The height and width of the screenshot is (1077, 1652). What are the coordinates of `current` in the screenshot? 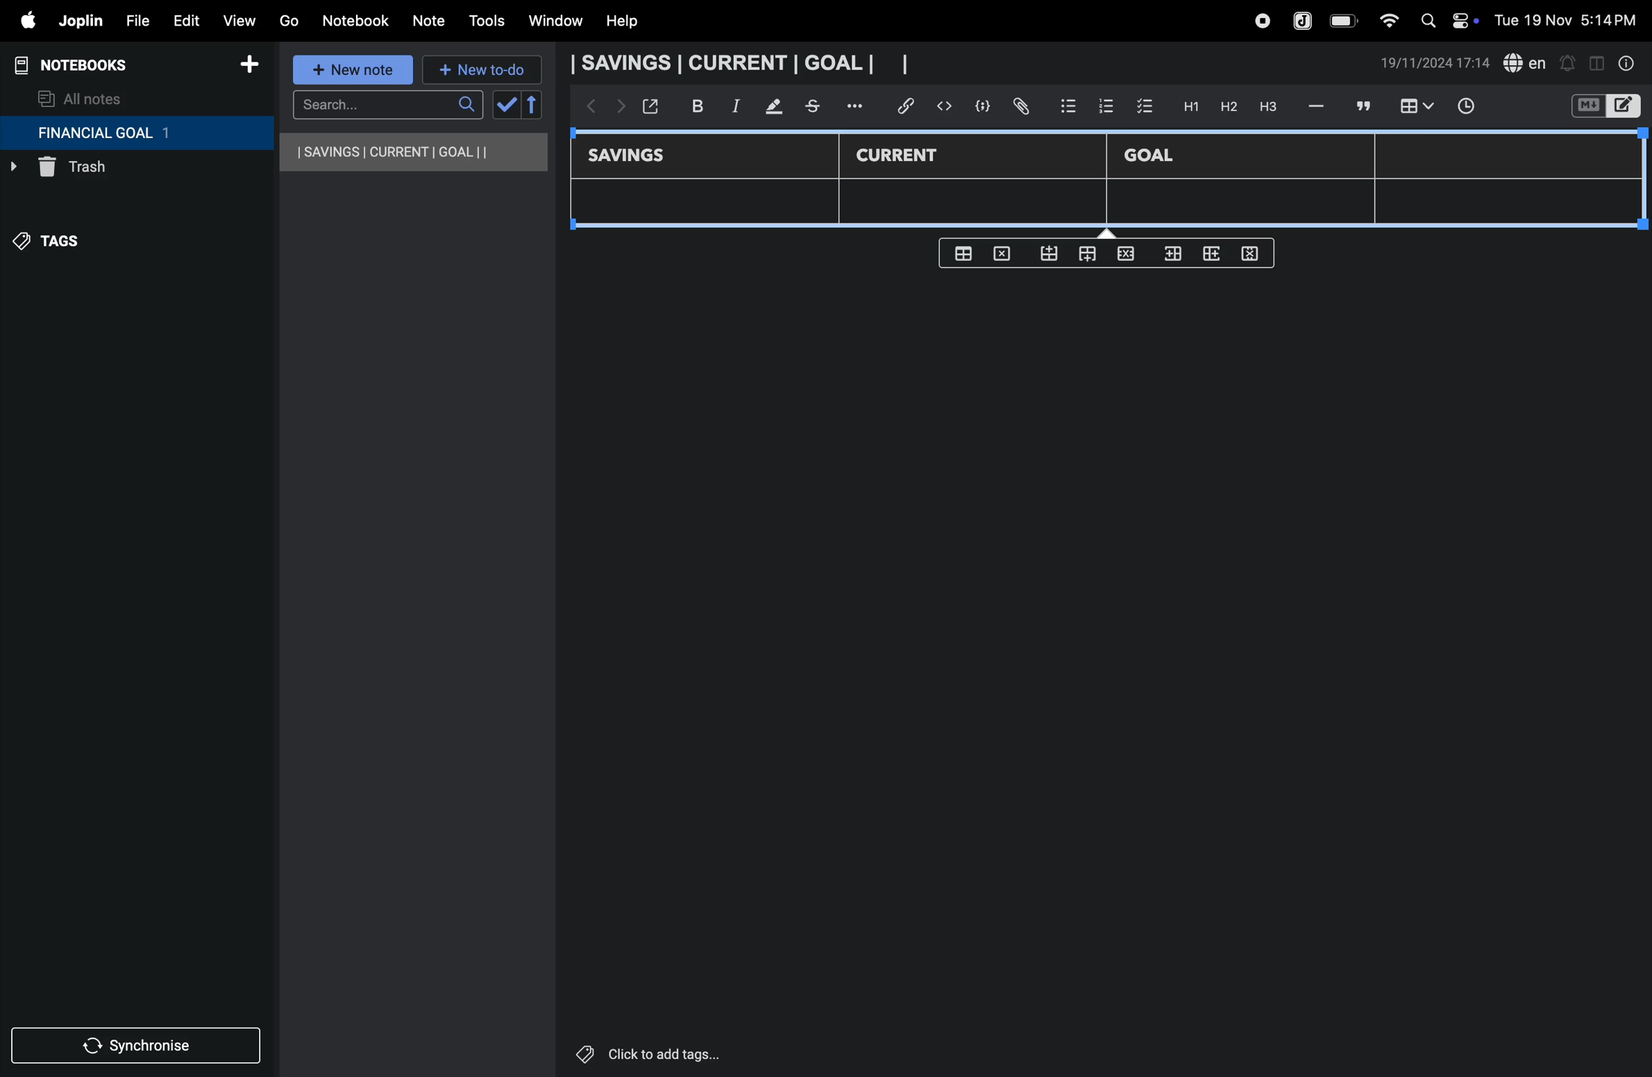 It's located at (907, 156).